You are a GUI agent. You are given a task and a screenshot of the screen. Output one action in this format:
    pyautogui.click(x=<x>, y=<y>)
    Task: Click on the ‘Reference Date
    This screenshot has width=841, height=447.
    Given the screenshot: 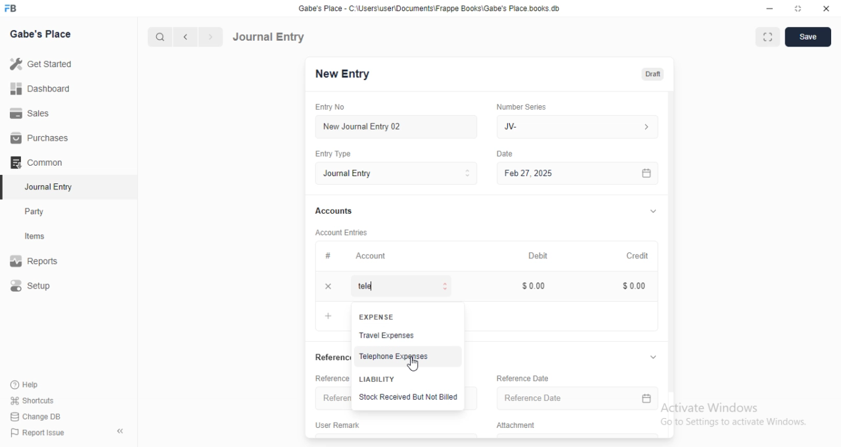 What is the action you would take?
    pyautogui.click(x=518, y=379)
    